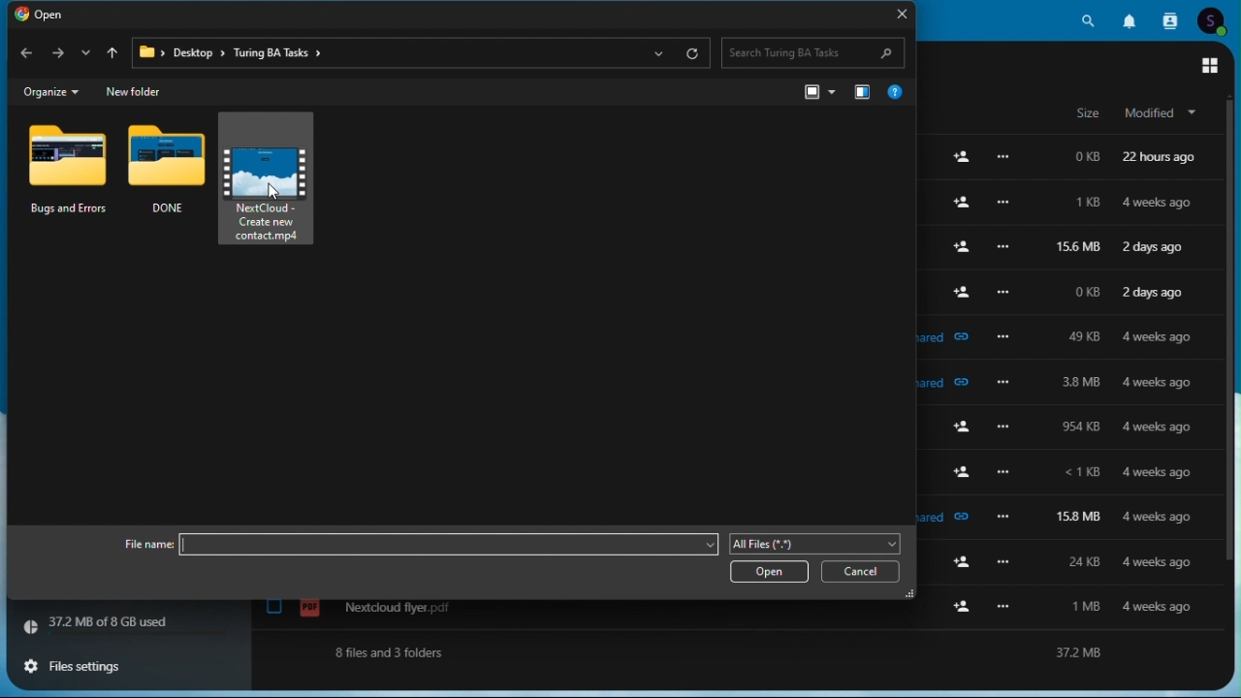 The width and height of the screenshot is (1241, 698). I want to click on check box, so click(274, 606).